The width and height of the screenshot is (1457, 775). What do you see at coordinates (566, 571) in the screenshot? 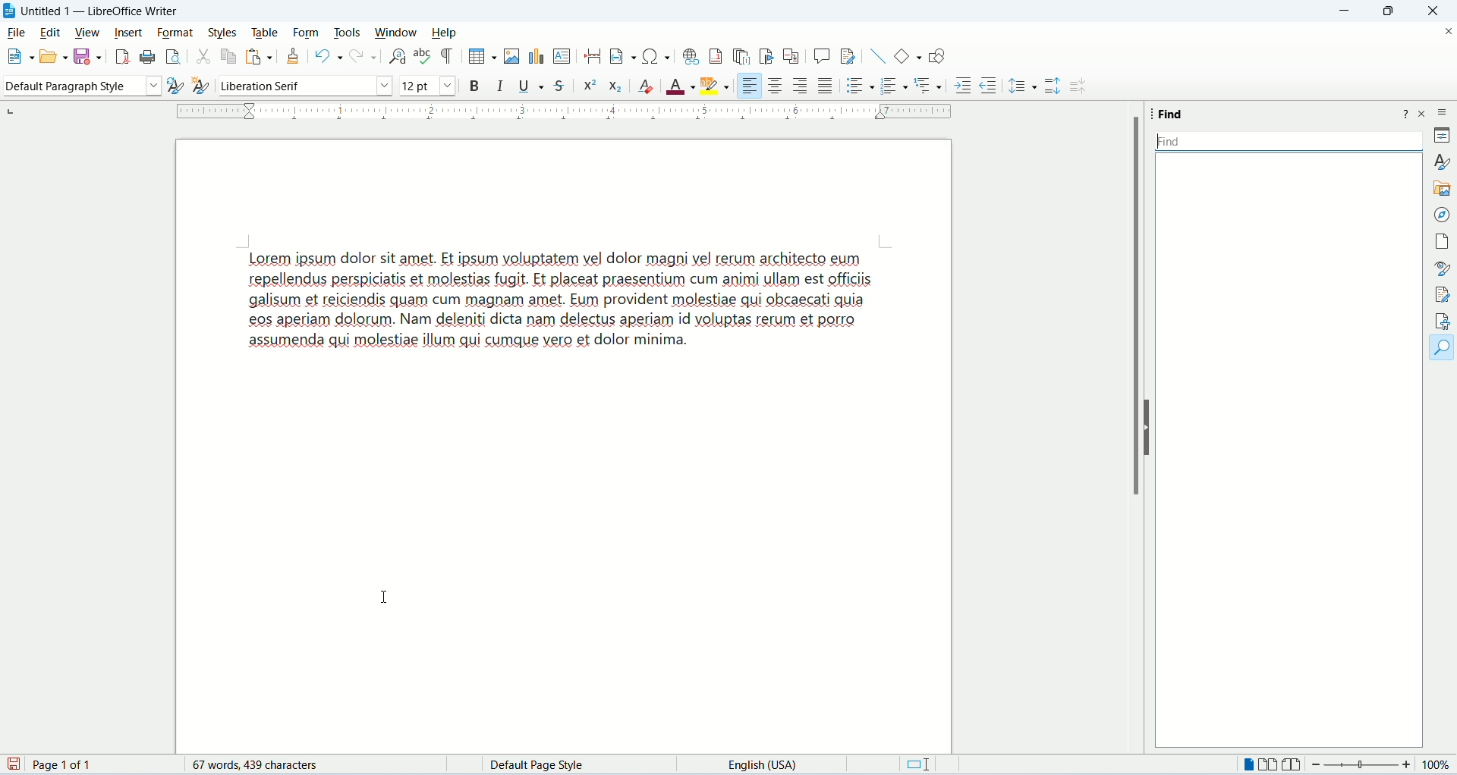
I see `page` at bounding box center [566, 571].